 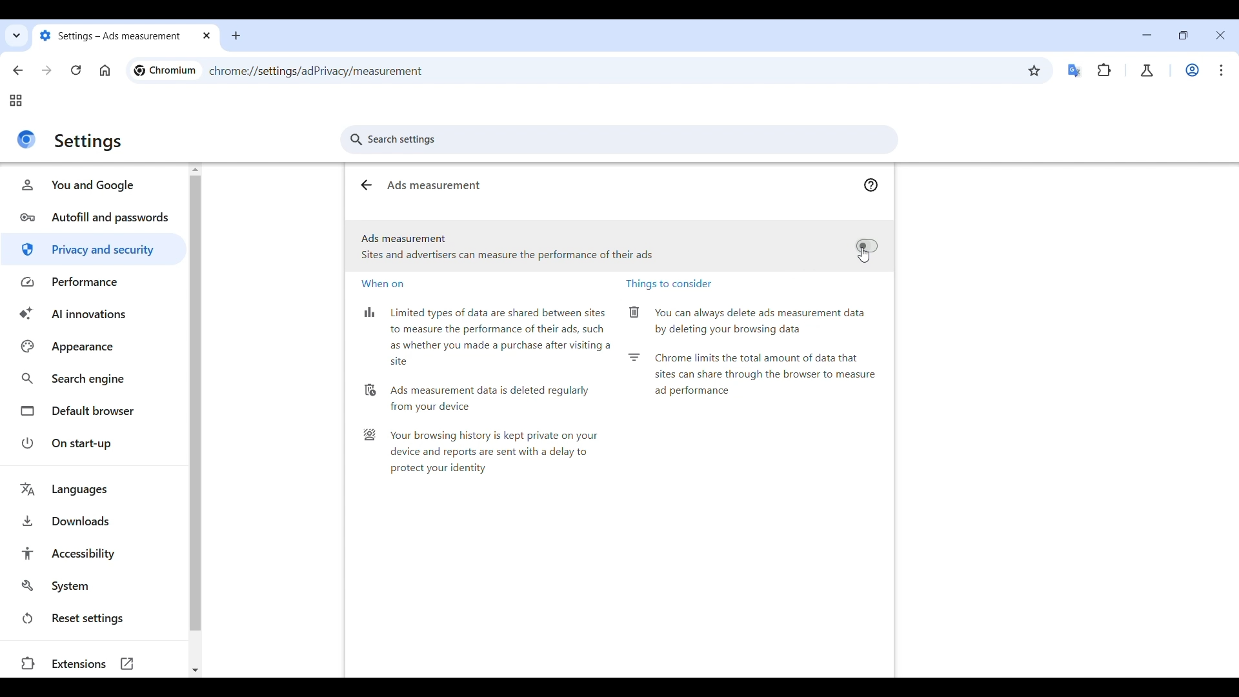 I want to click on Reset settings, so click(x=93, y=618).